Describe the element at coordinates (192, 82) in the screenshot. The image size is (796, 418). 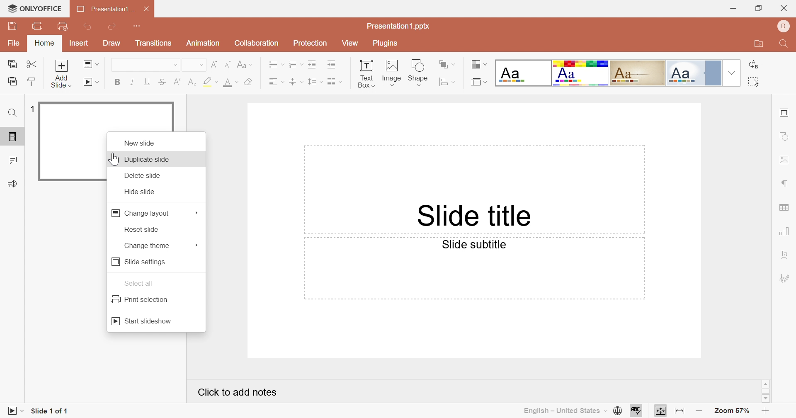
I see `Subscript` at that location.